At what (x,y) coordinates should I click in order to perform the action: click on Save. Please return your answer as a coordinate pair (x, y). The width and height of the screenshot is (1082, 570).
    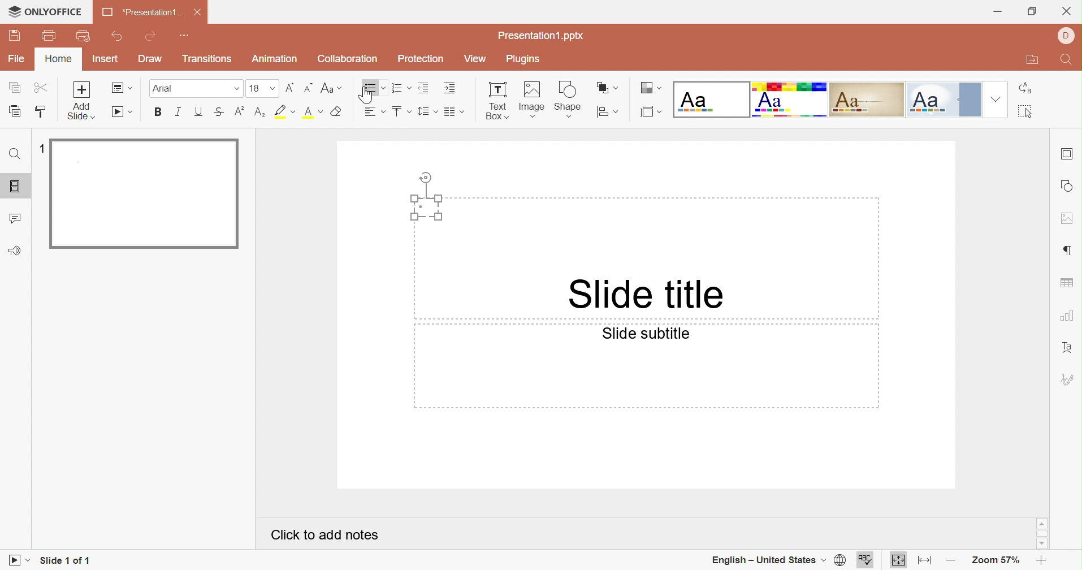
    Looking at the image, I should click on (16, 34).